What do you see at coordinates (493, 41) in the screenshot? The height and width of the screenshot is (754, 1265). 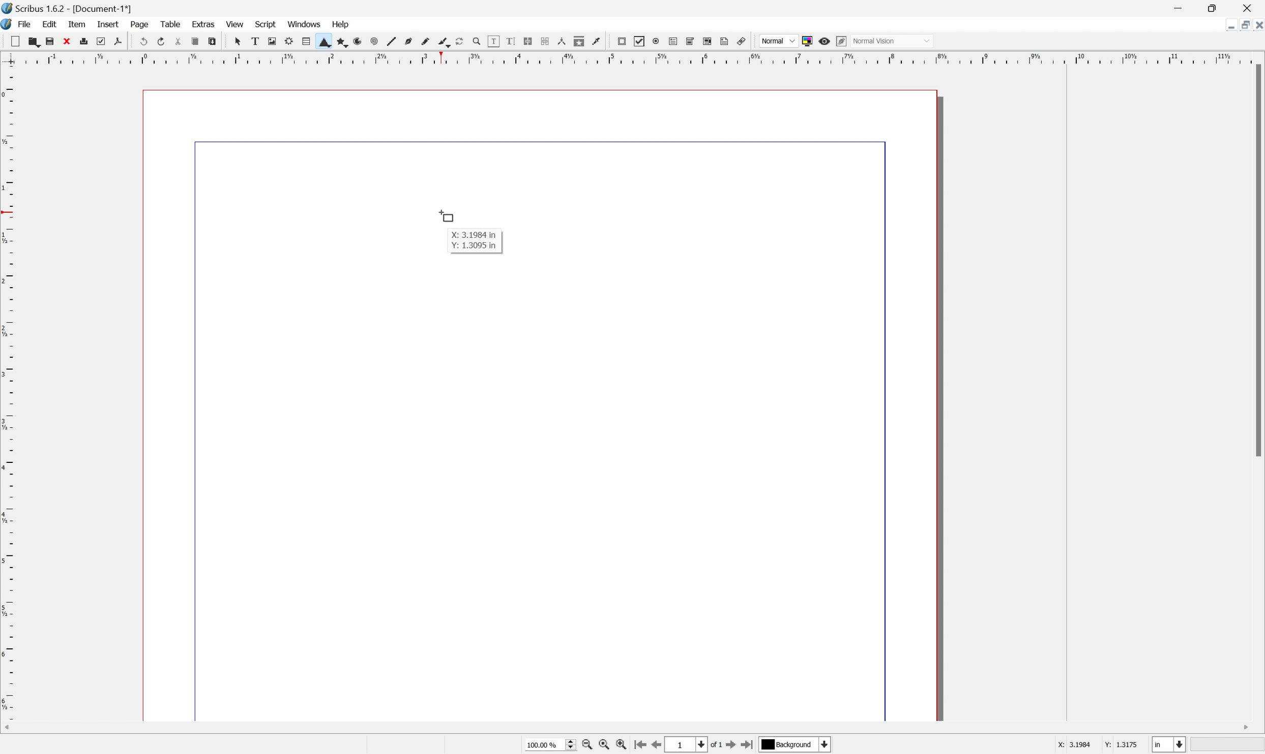 I see `Edit contents of frame` at bounding box center [493, 41].